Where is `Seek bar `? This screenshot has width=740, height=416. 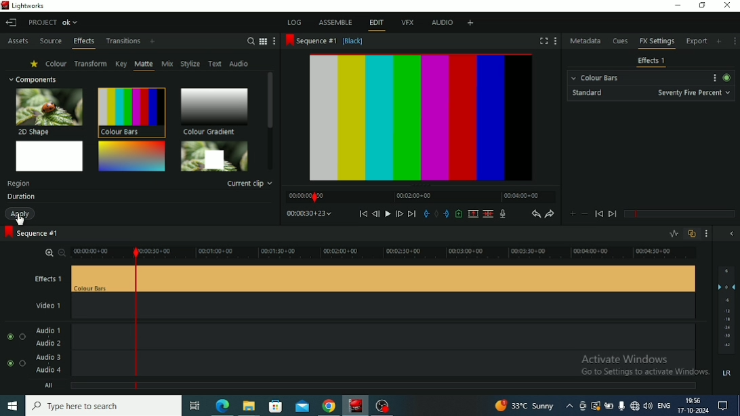
Seek bar  is located at coordinates (134, 317).